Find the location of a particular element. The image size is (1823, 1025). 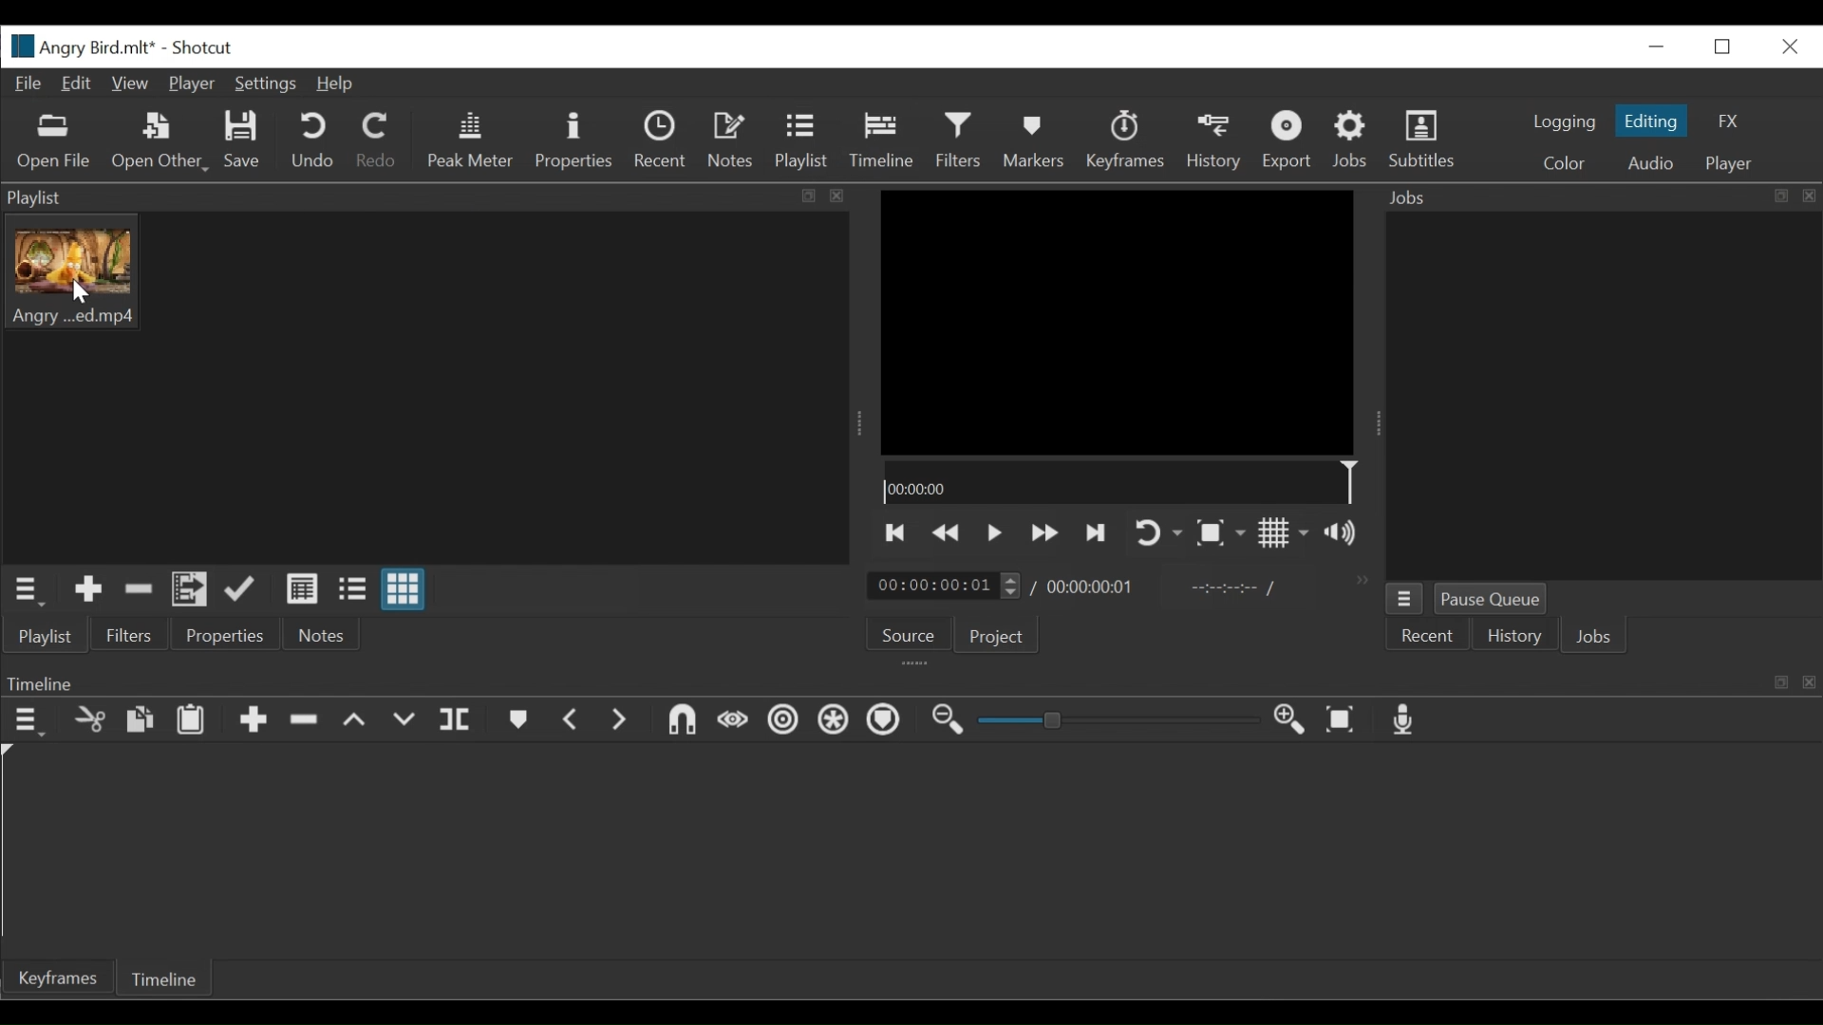

keyframes is located at coordinates (1124, 140).